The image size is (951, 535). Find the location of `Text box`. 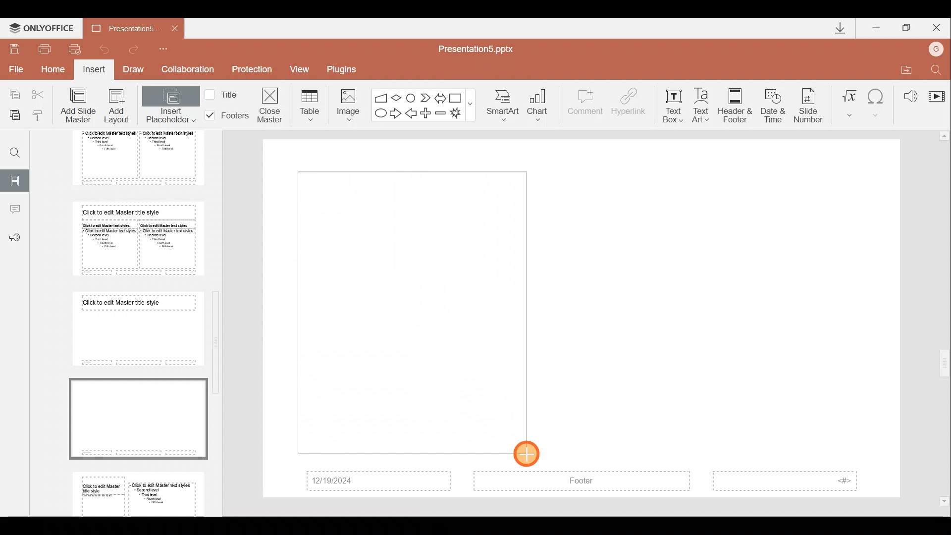

Text box is located at coordinates (673, 104).